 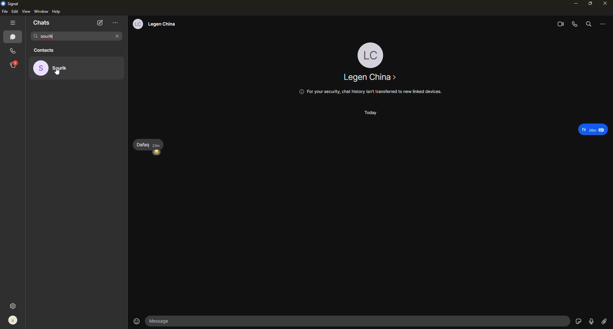 I want to click on @ For your security, chat history isn't transferred to new linked devices., so click(x=370, y=92).